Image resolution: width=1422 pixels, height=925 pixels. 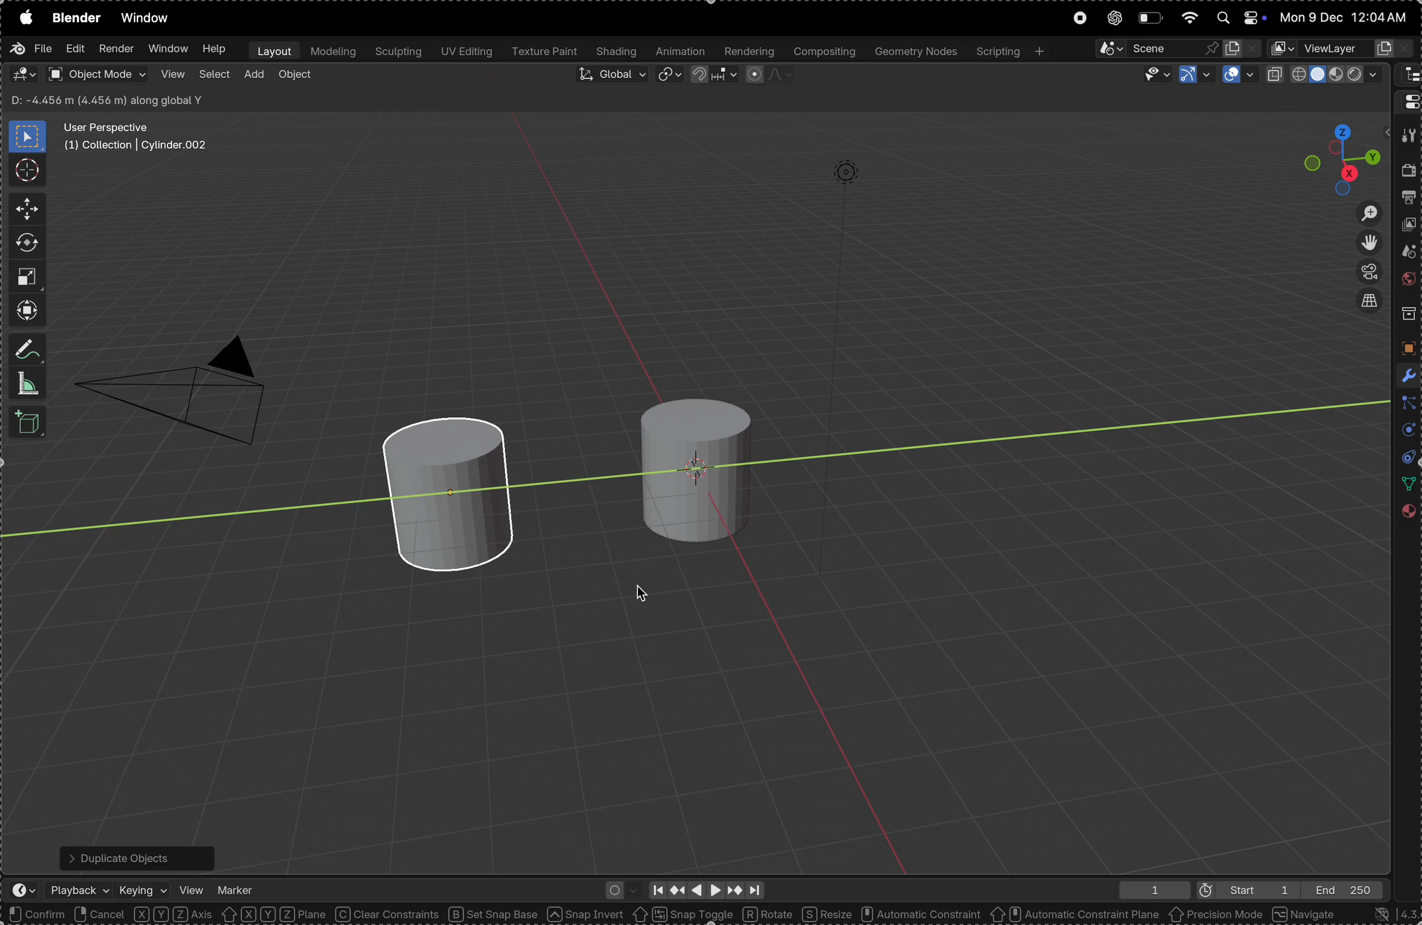 I want to click on material, so click(x=1407, y=515).